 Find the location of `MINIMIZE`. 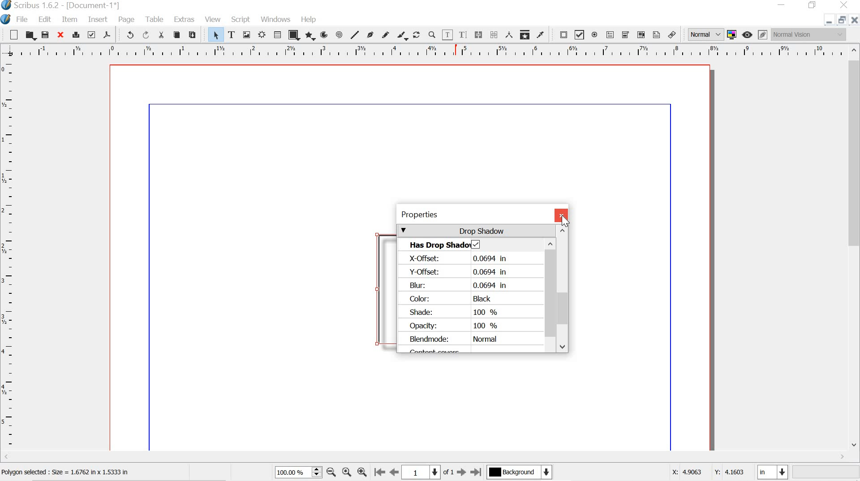

MINIMIZE is located at coordinates (783, 4).